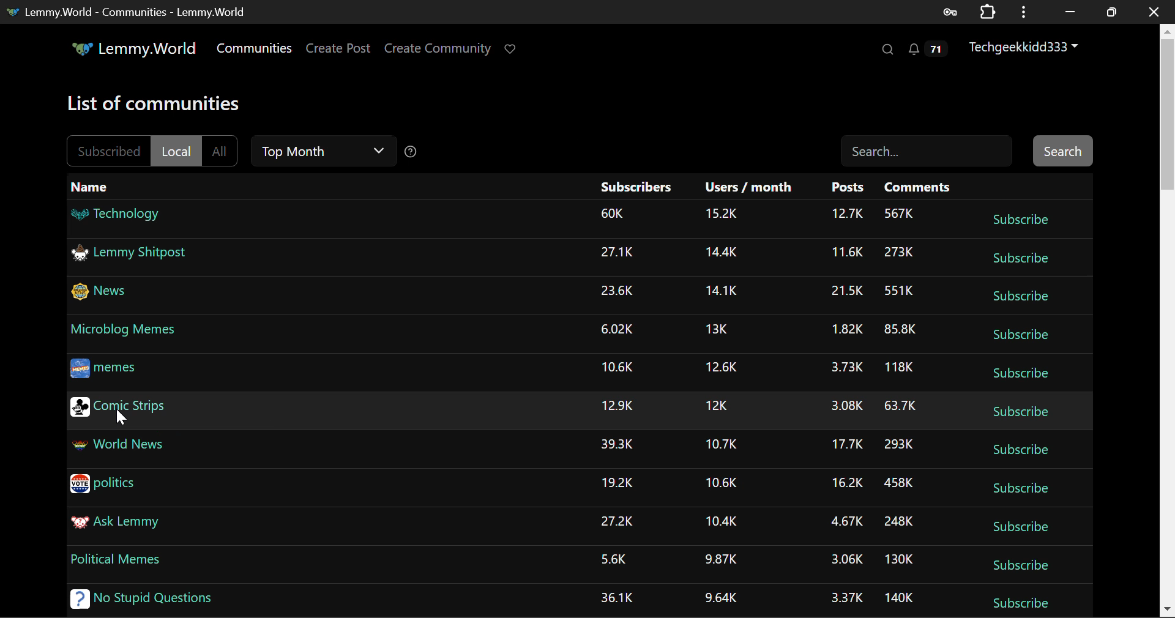 This screenshot has height=618, width=1175. Describe the element at coordinates (845, 559) in the screenshot. I see `3.06K` at that location.